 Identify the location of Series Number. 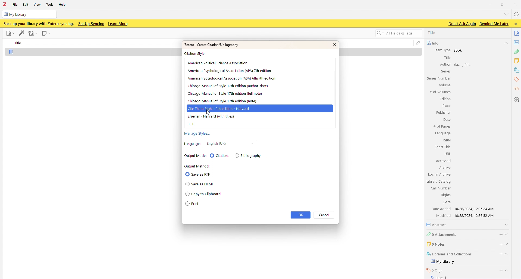
(438, 78).